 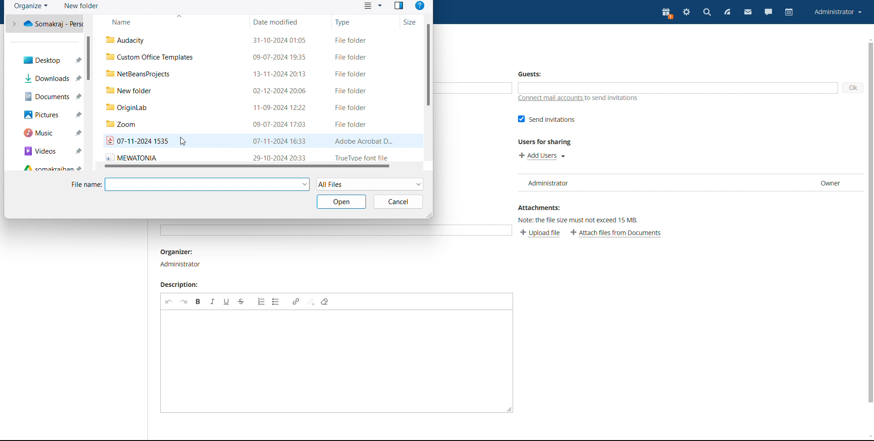 What do you see at coordinates (198, 301) in the screenshot?
I see `bold` at bounding box center [198, 301].